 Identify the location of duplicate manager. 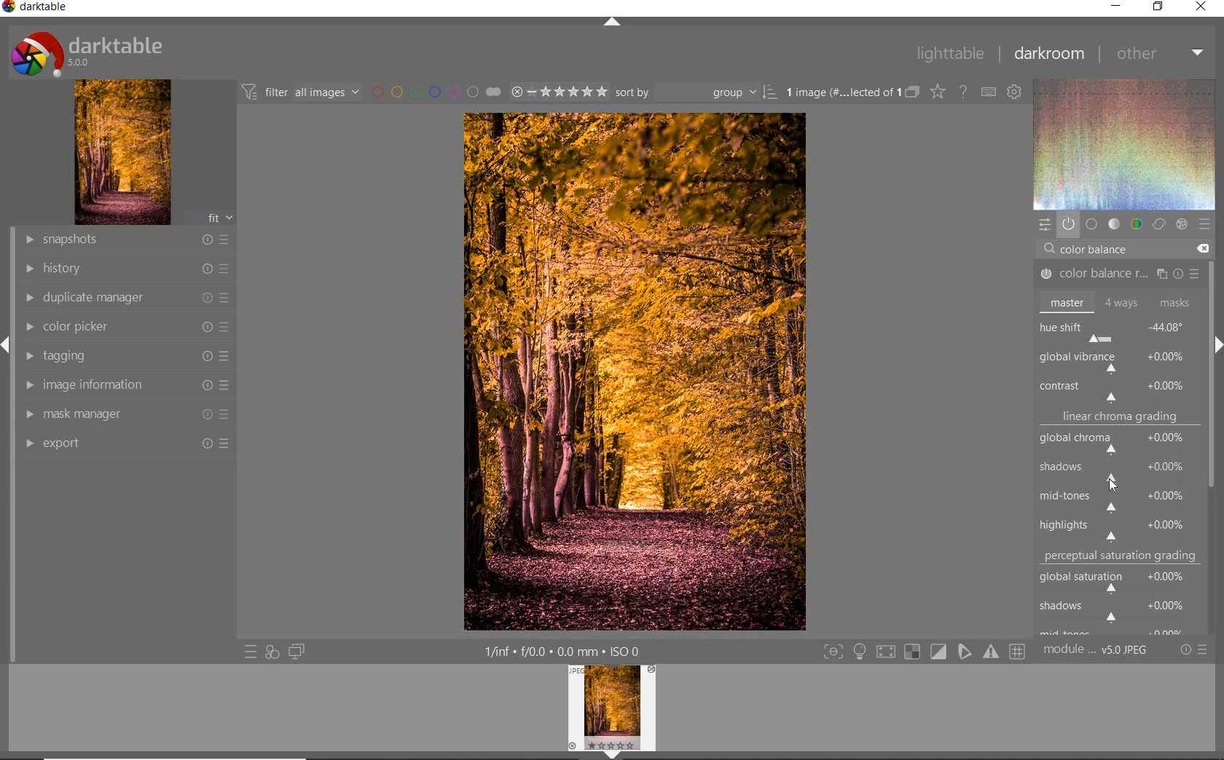
(127, 298).